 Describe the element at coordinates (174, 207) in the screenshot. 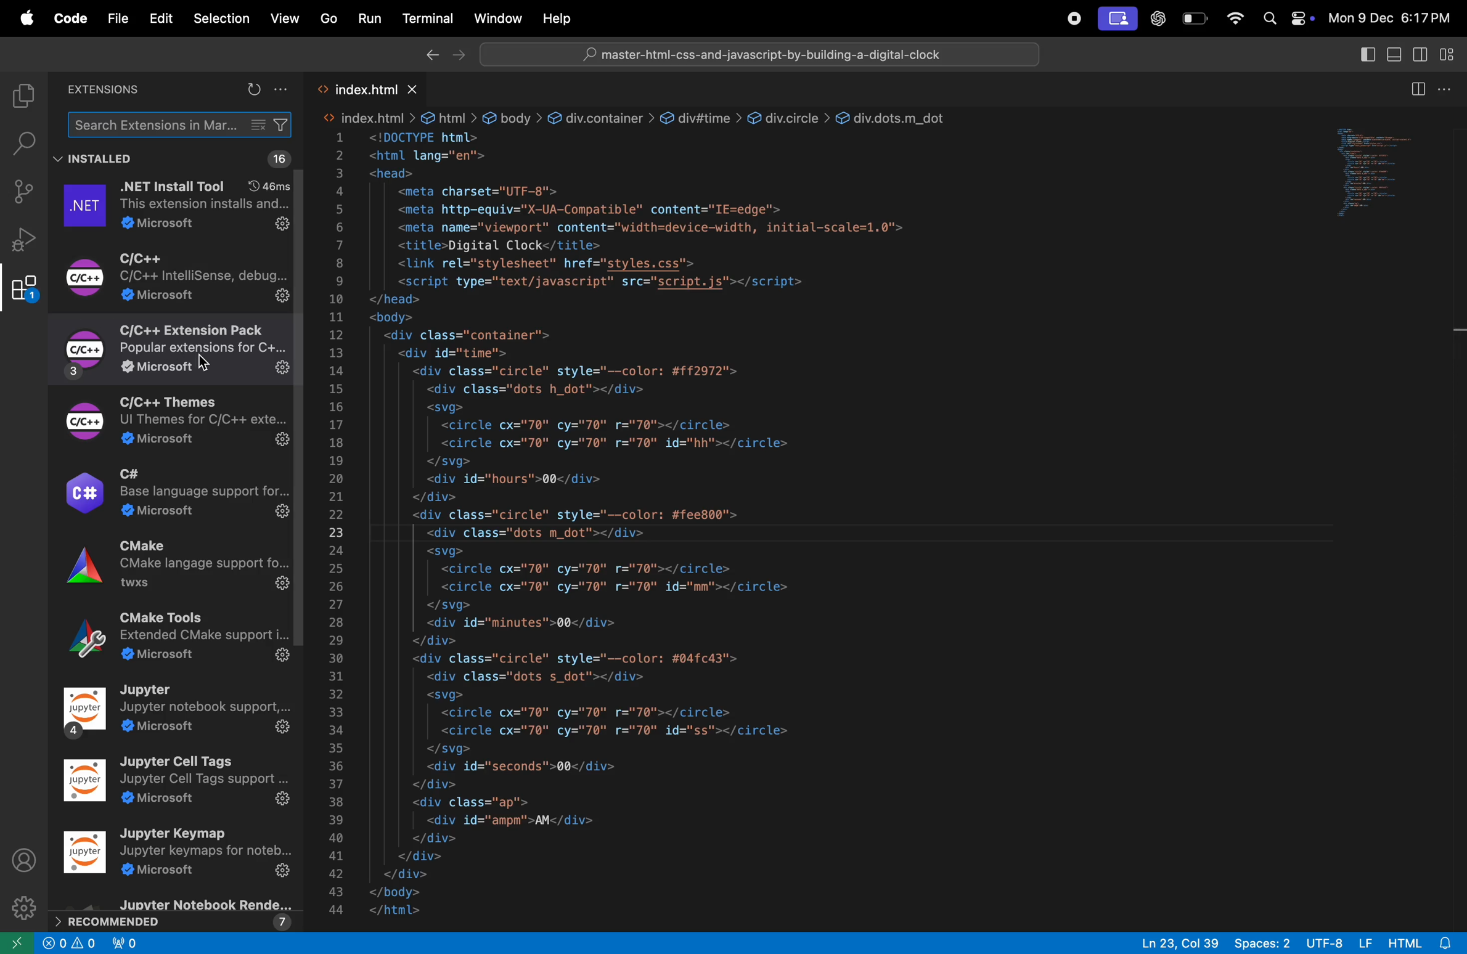

I see `.net extensions` at that location.